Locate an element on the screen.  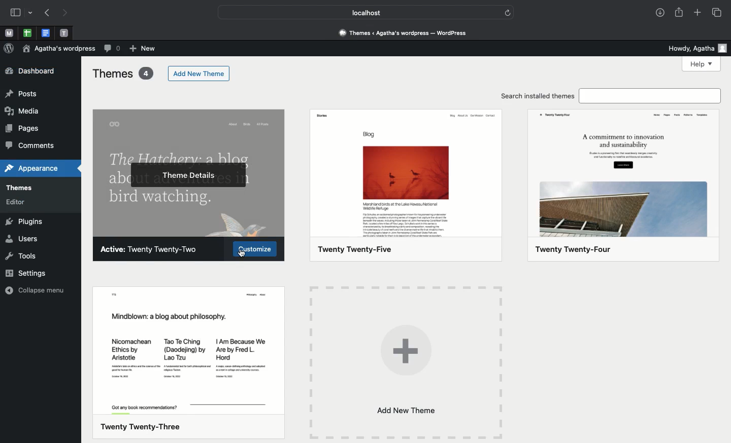
Collapse menu is located at coordinates (35, 290).